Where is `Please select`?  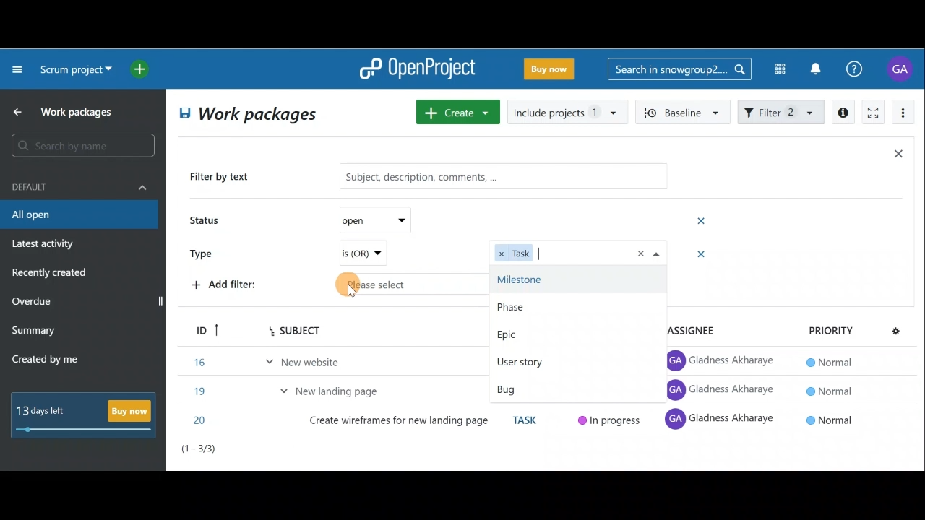
Please select is located at coordinates (502, 282).